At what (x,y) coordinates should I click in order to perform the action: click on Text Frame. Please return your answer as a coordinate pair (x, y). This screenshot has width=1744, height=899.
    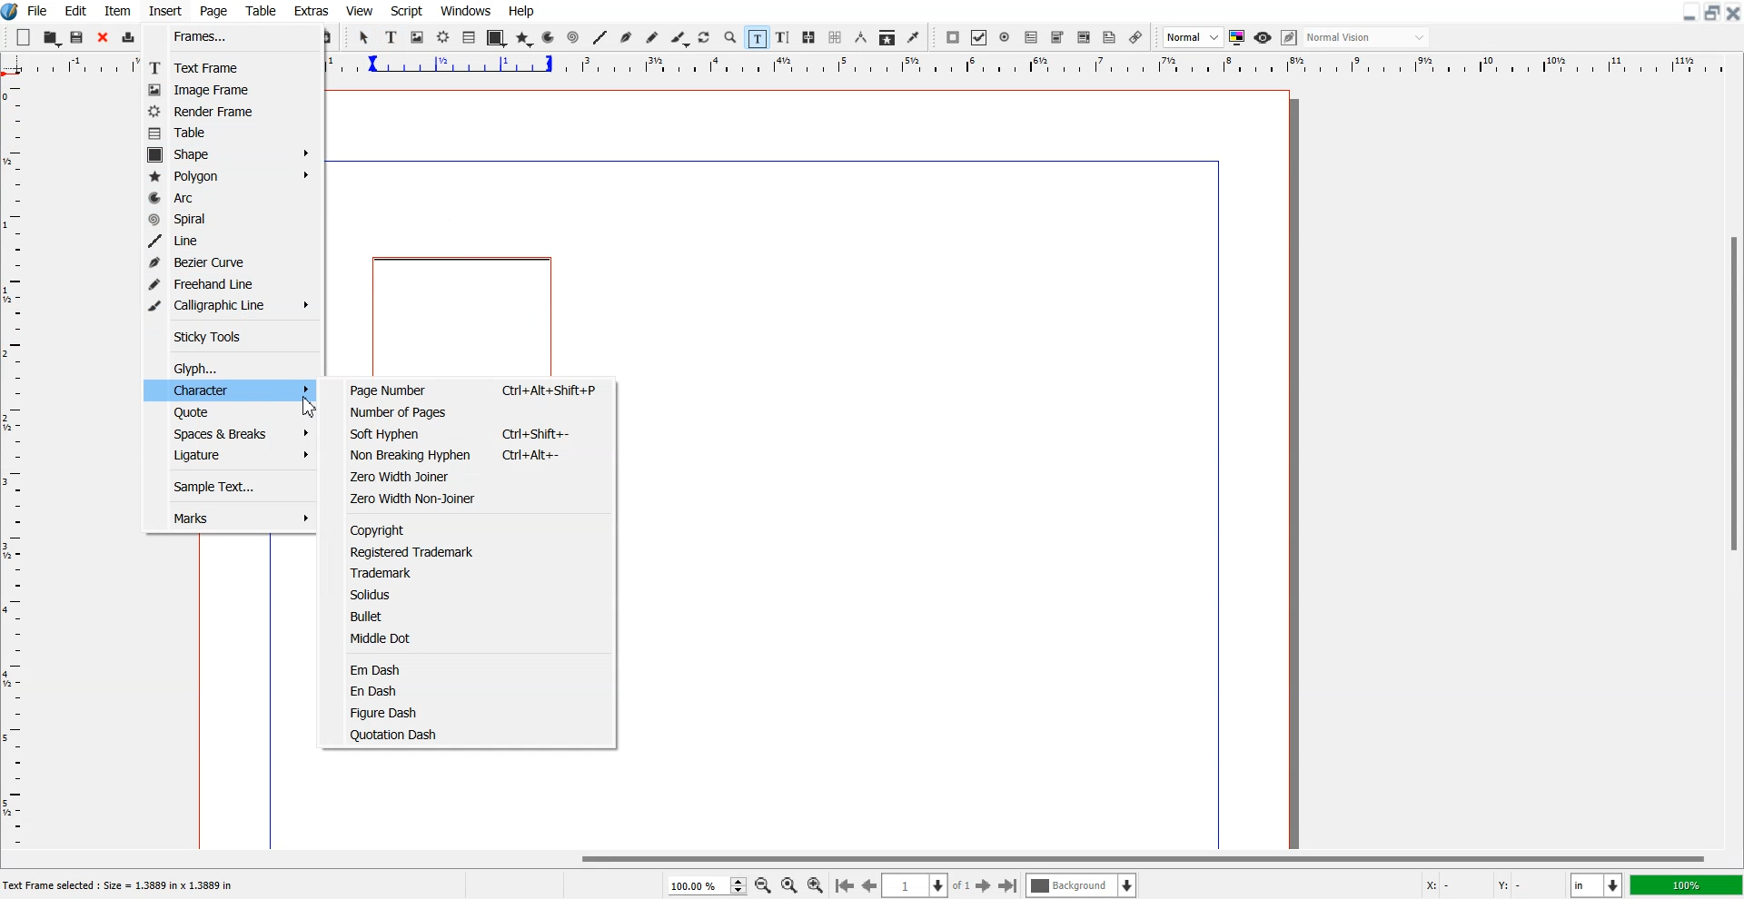
    Looking at the image, I should click on (224, 67).